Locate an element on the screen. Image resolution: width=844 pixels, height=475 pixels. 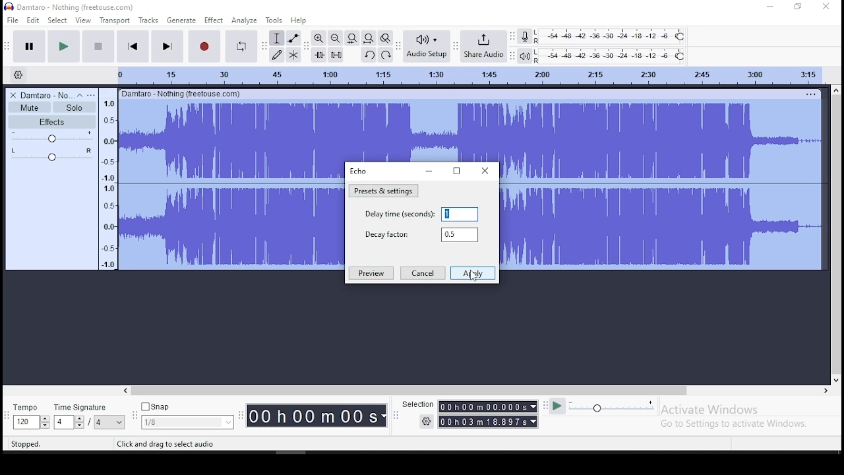
Maximize is located at coordinates (798, 8).